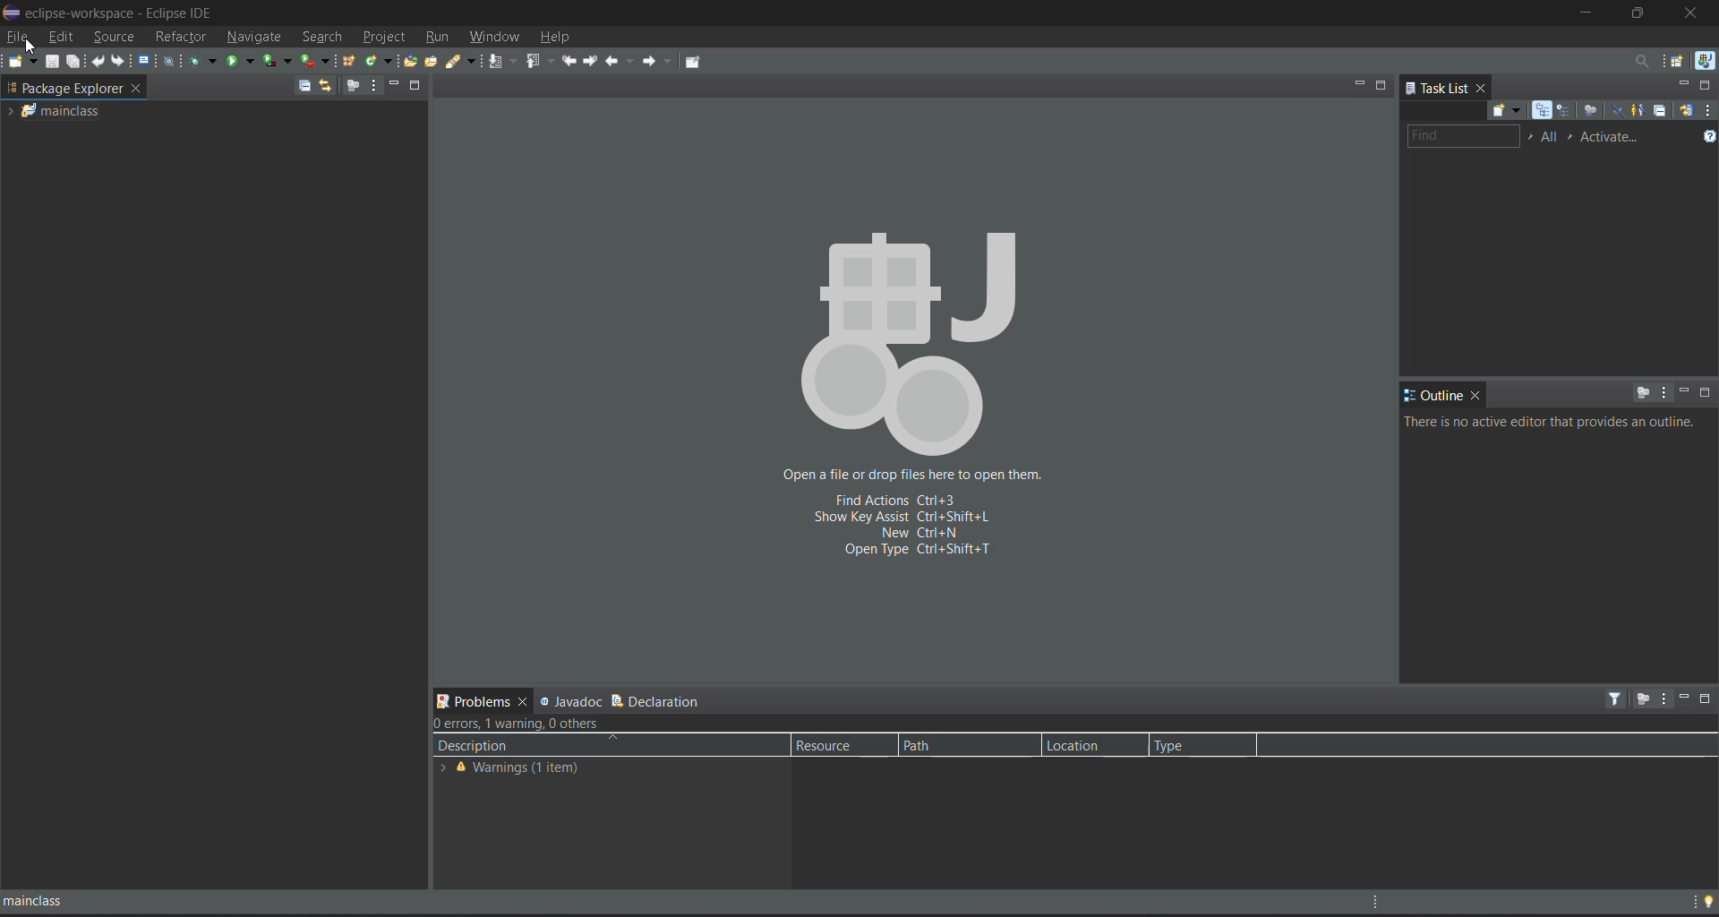  What do you see at coordinates (1663, 699) in the screenshot?
I see `view menu` at bounding box center [1663, 699].